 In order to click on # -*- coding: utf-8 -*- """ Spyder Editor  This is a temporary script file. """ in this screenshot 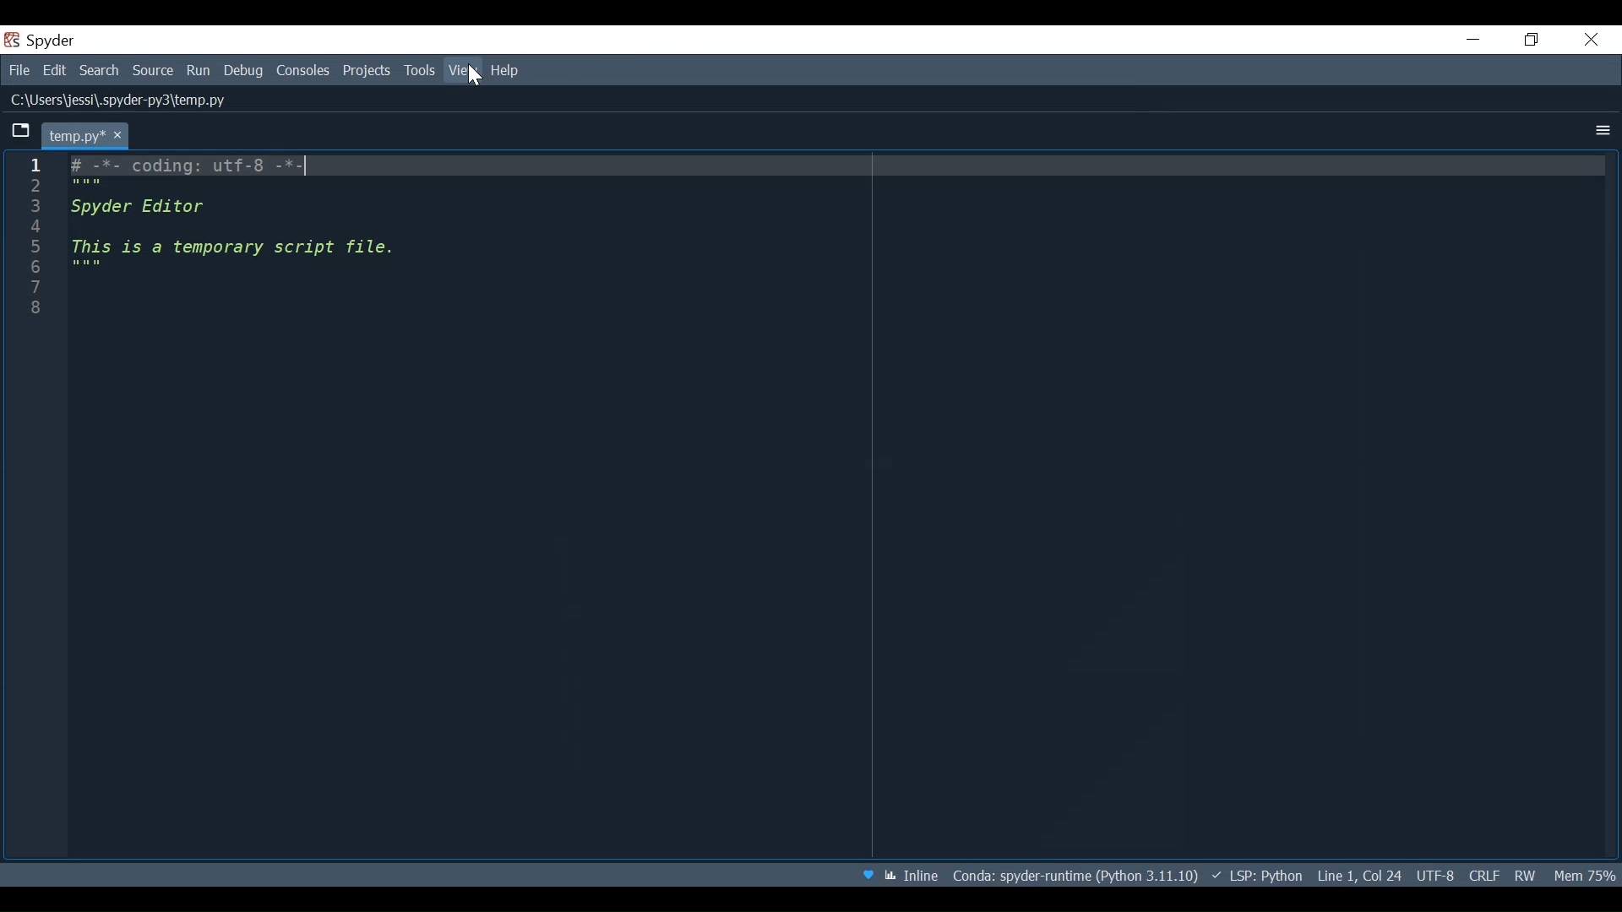, I will do `click(835, 242)`.